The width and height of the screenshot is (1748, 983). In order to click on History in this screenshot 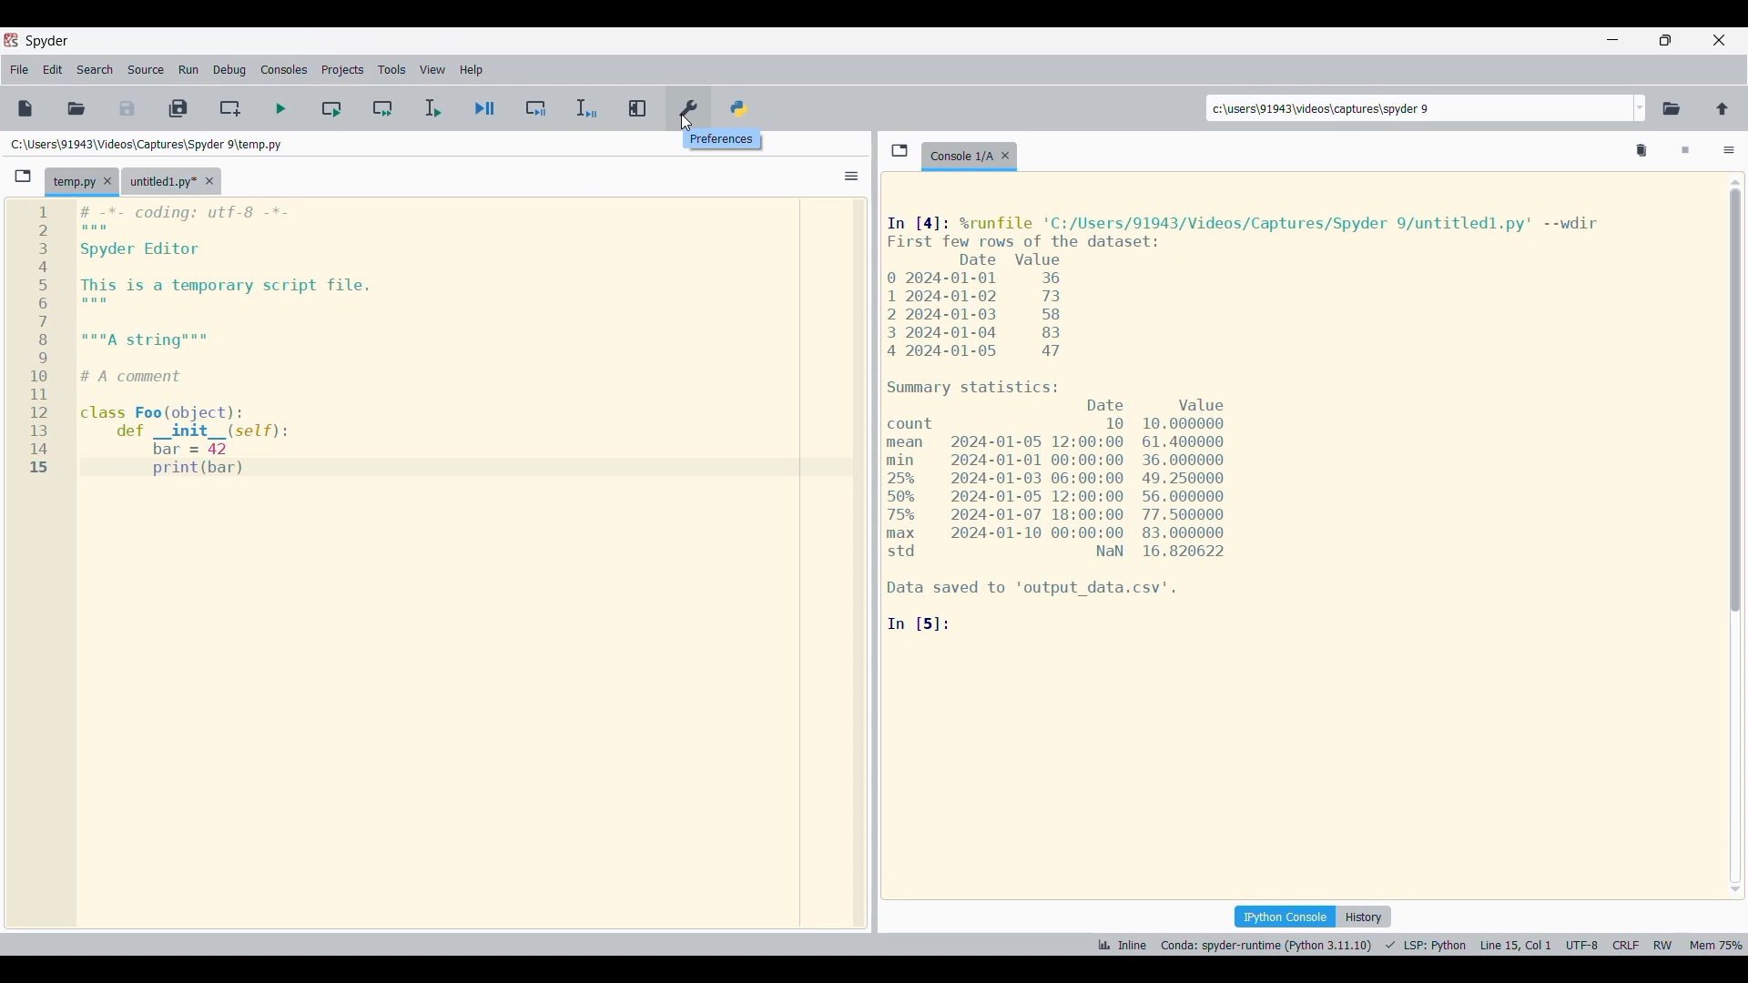, I will do `click(1364, 917)`.